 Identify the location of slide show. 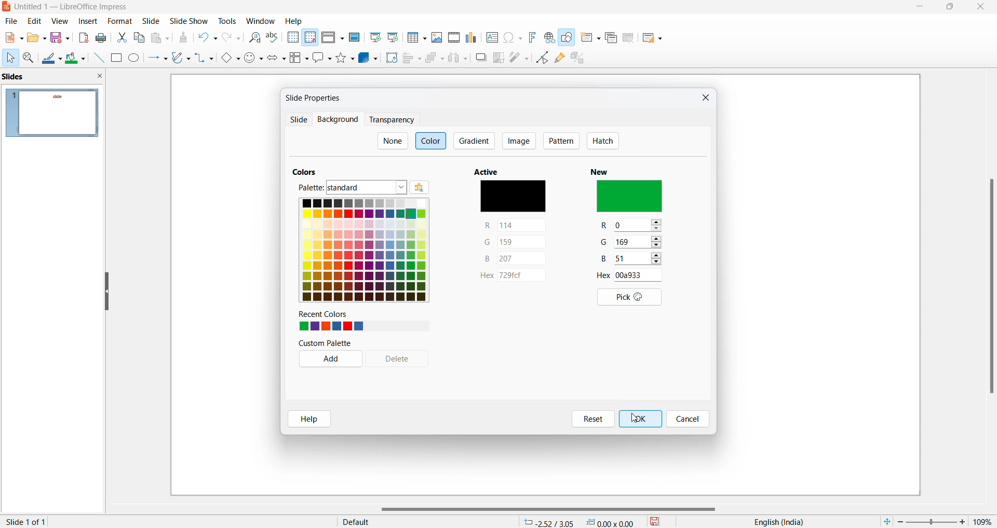
(190, 22).